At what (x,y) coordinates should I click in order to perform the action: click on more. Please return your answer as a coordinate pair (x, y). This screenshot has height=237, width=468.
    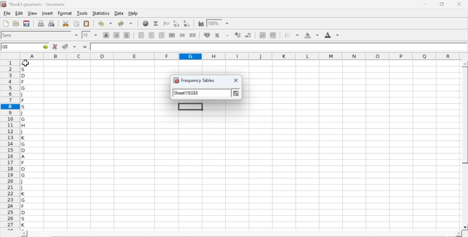
    Looking at the image, I should click on (236, 93).